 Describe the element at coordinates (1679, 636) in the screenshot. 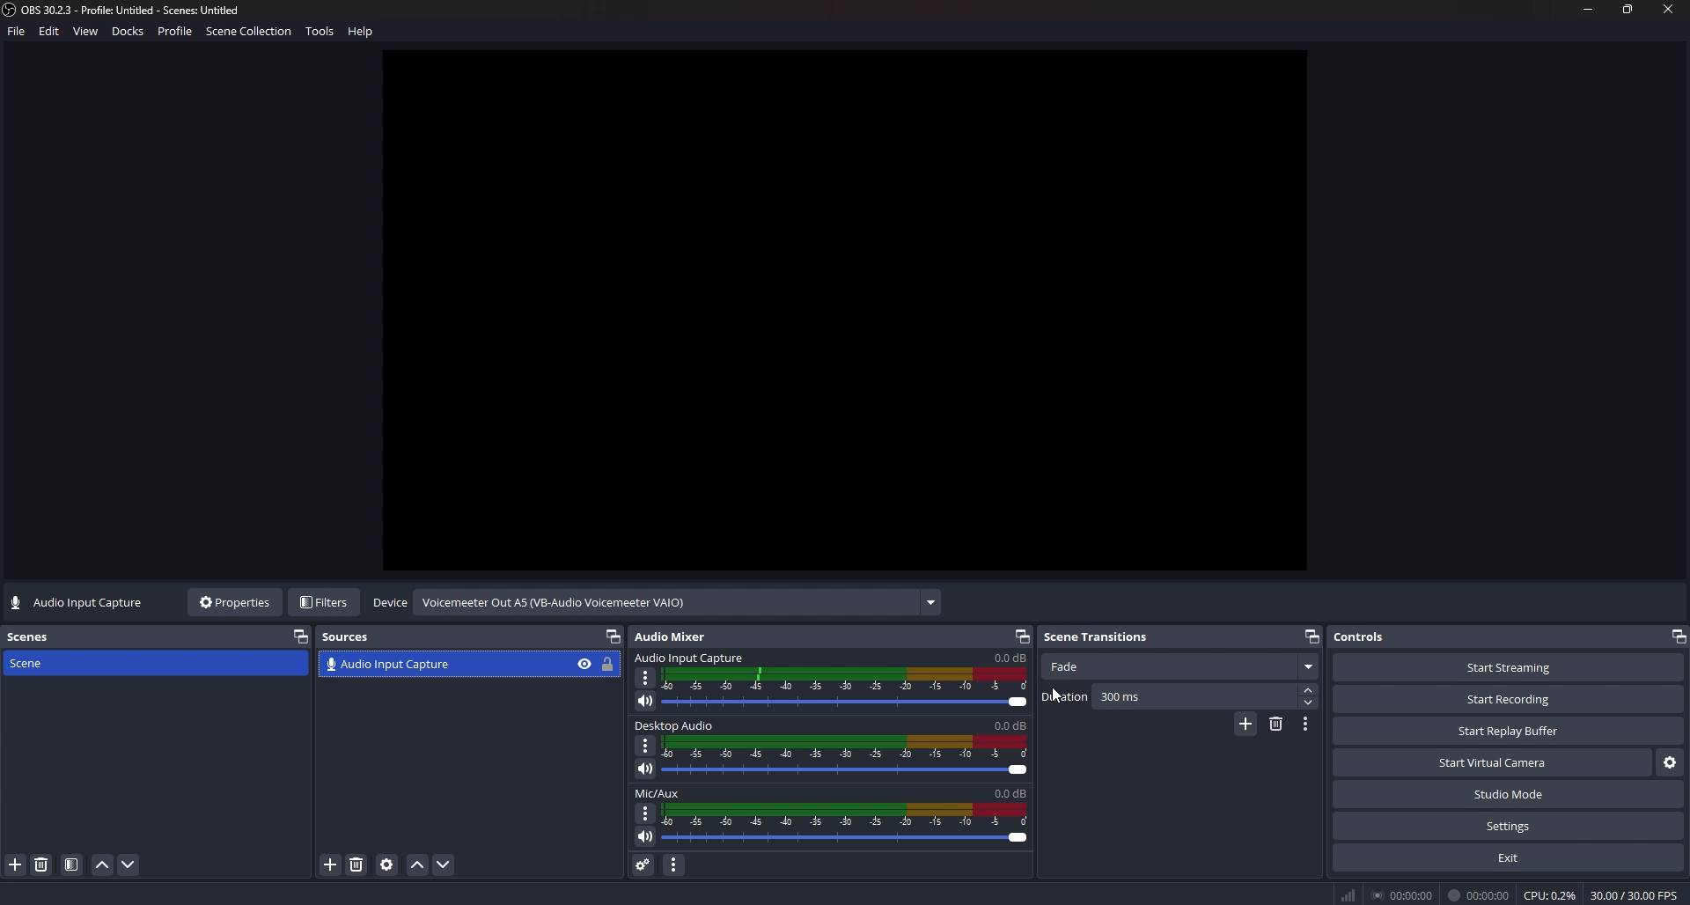

I see `pop out` at that location.